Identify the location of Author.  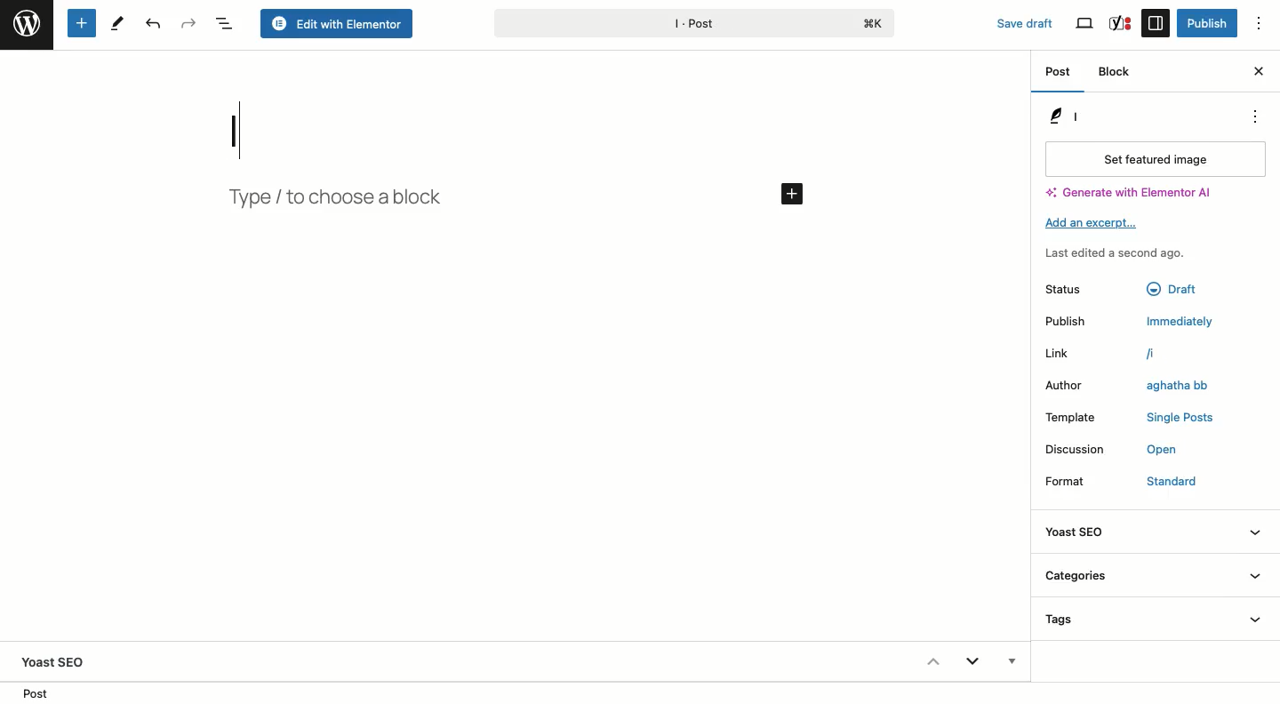
(1066, 384).